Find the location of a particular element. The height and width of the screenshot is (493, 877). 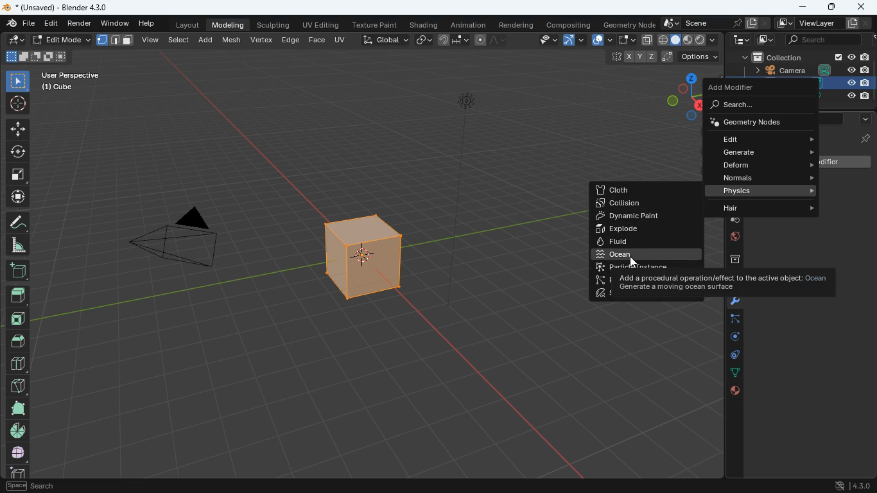

cursor is located at coordinates (629, 264).